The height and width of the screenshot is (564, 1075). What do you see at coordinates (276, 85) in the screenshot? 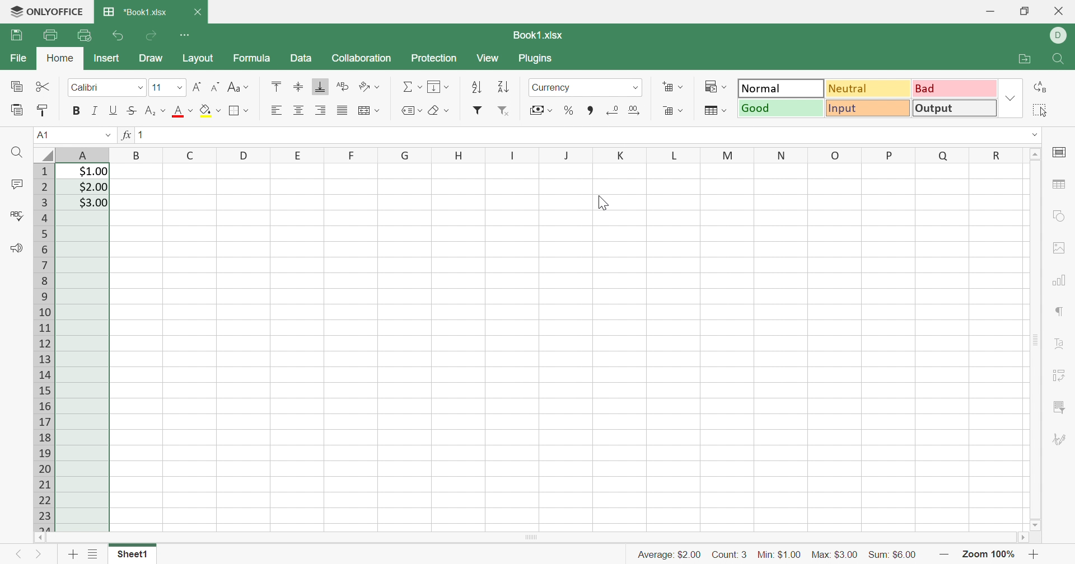
I see `Align top` at bounding box center [276, 85].